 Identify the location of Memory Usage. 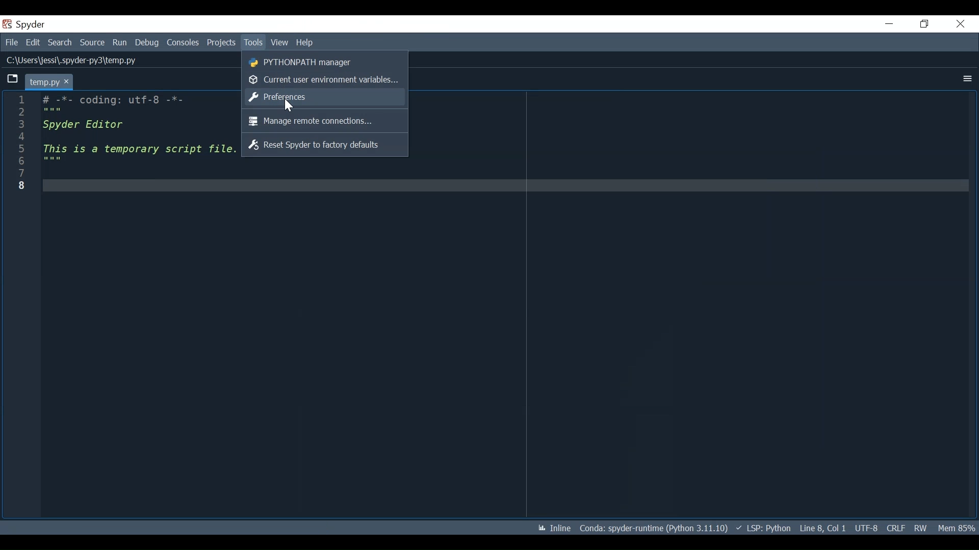
(956, 528).